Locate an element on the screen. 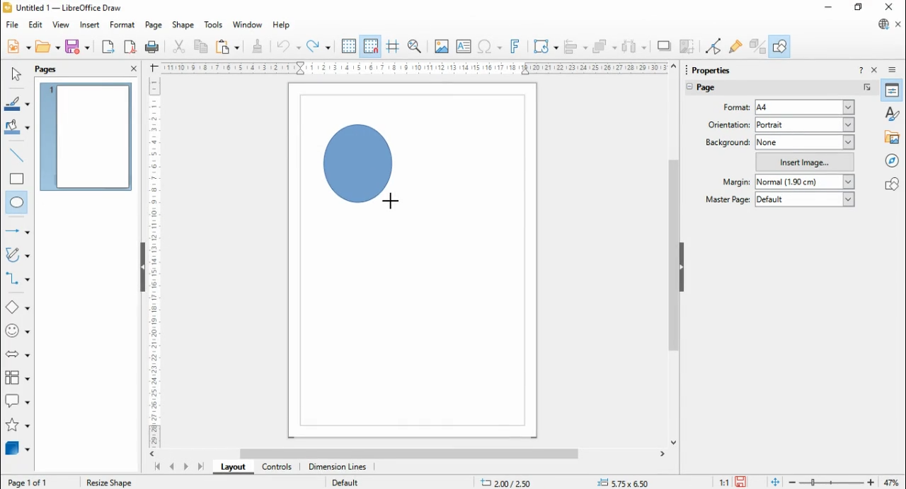 Image resolution: width=906 pixels, height=489 pixels.  .11.58/ 13.41 is located at coordinates (509, 482).